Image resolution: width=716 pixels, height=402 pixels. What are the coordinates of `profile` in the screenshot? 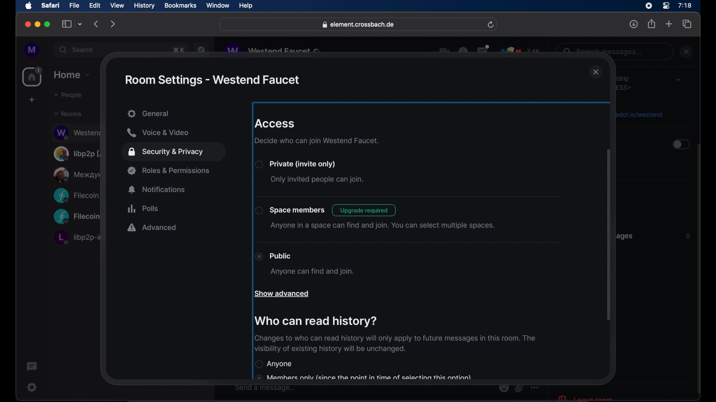 It's located at (32, 50).